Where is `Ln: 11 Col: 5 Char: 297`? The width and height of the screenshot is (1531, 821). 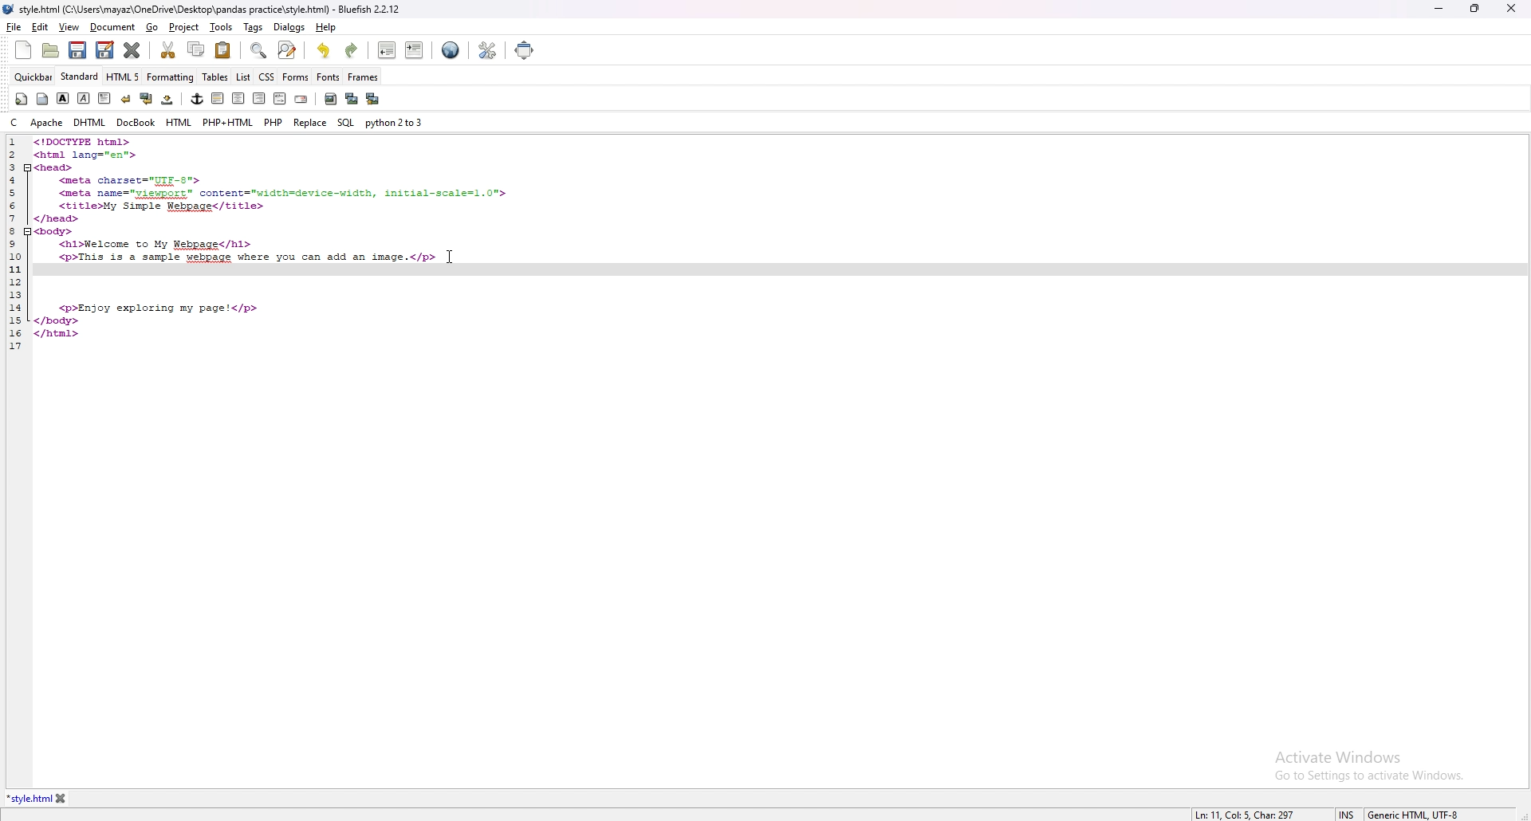 Ln: 11 Col: 5 Char: 297 is located at coordinates (1249, 814).